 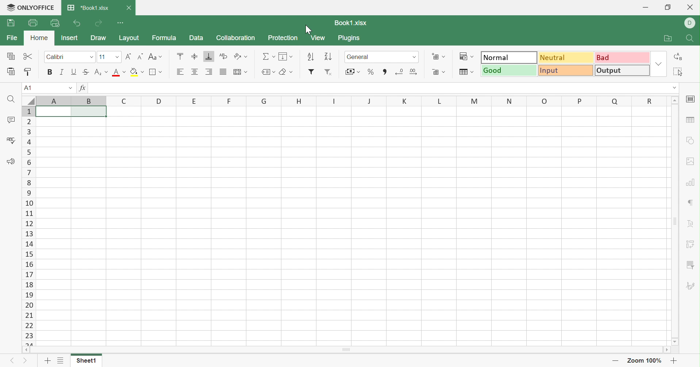 I want to click on Insert cells, so click(x=438, y=57).